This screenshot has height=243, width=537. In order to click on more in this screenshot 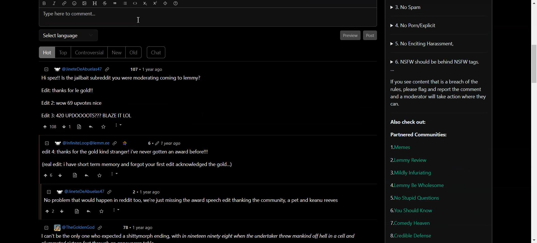, I will do `click(116, 210)`.